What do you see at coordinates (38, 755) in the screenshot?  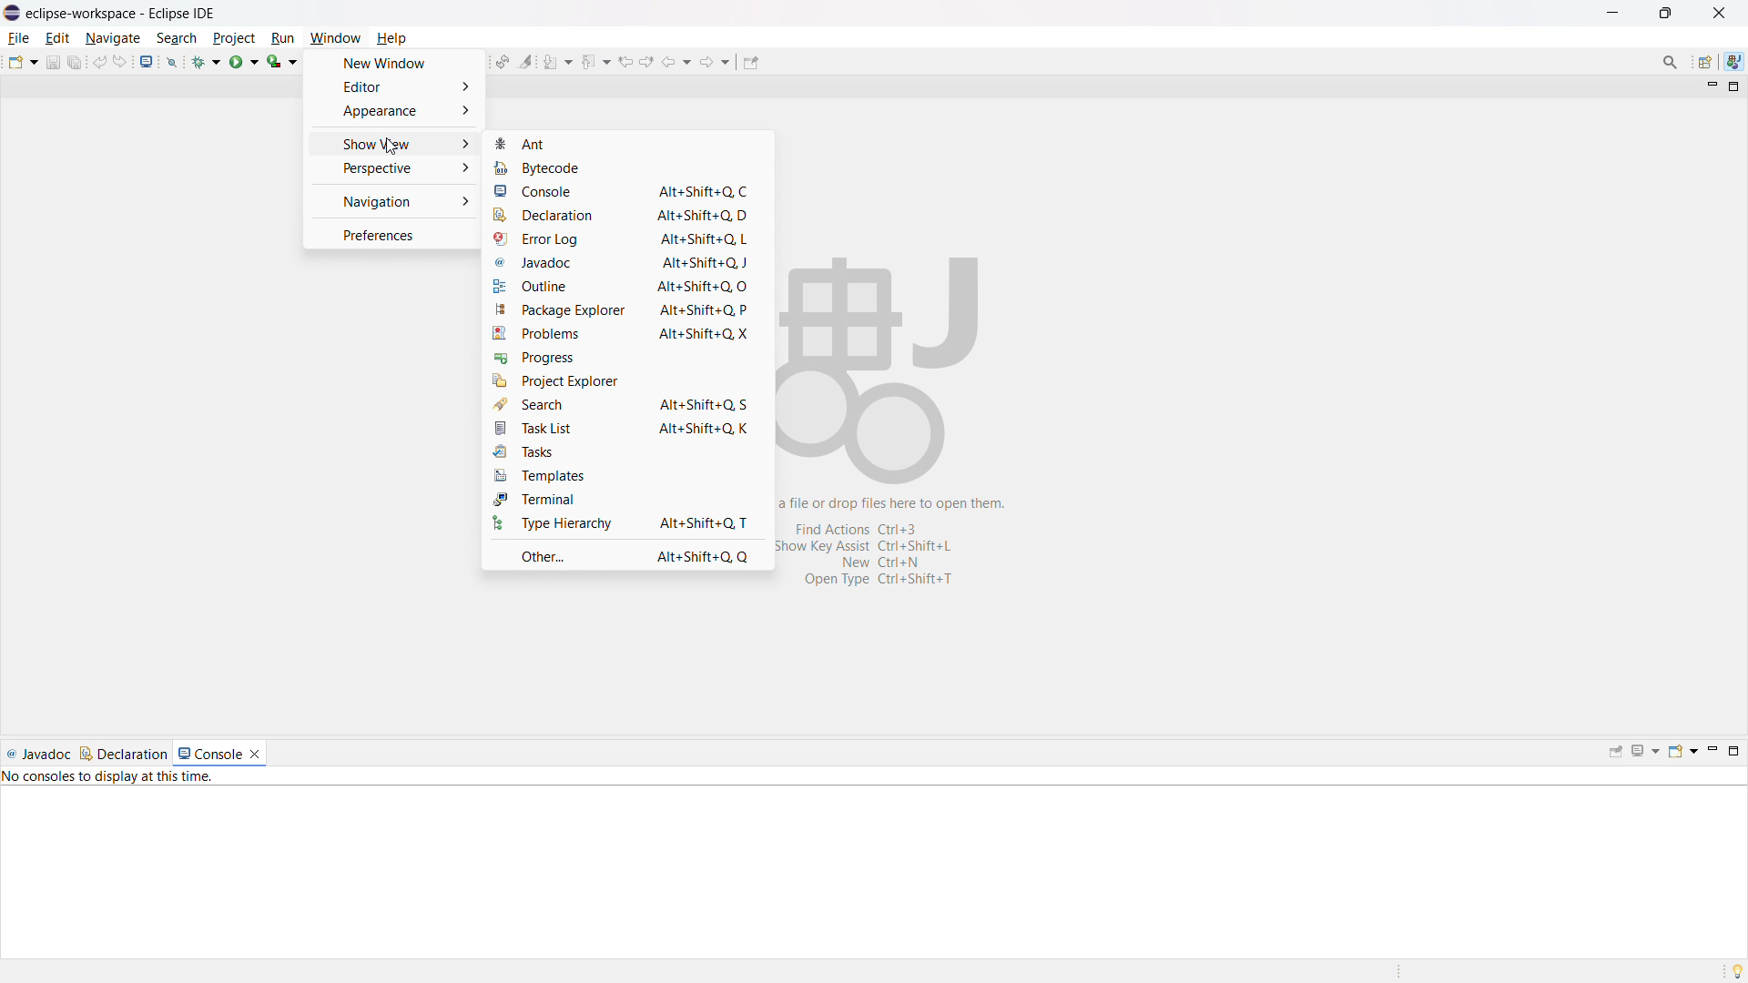 I see `javadoc` at bounding box center [38, 755].